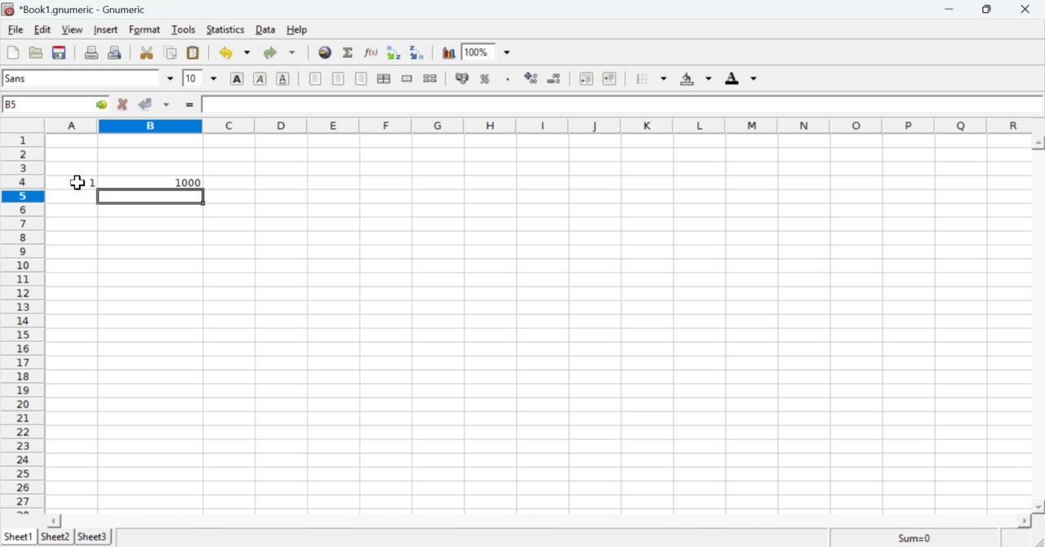  What do you see at coordinates (315, 79) in the screenshot?
I see `Align Left` at bounding box center [315, 79].